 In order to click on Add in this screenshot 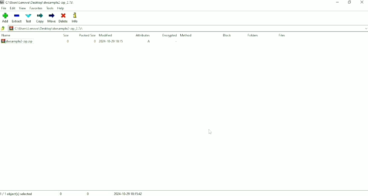, I will do `click(5, 18)`.